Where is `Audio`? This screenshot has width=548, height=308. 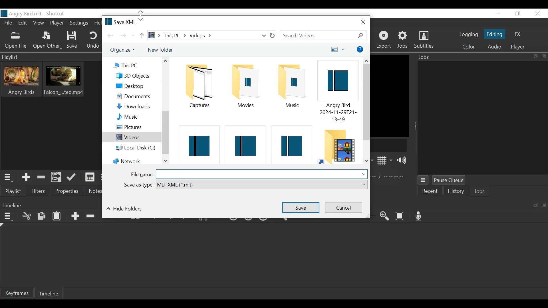 Audio is located at coordinates (494, 47).